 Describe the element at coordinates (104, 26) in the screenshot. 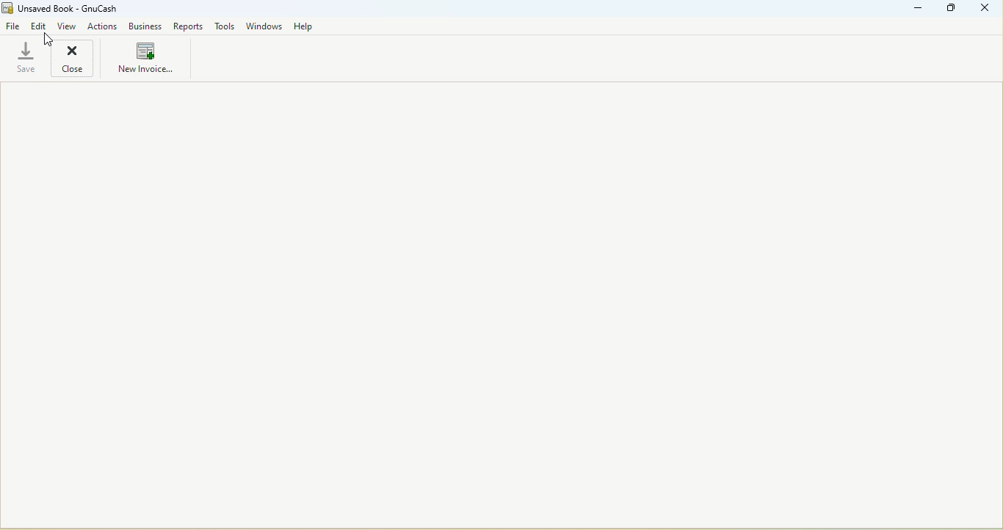

I see `Actions` at that location.